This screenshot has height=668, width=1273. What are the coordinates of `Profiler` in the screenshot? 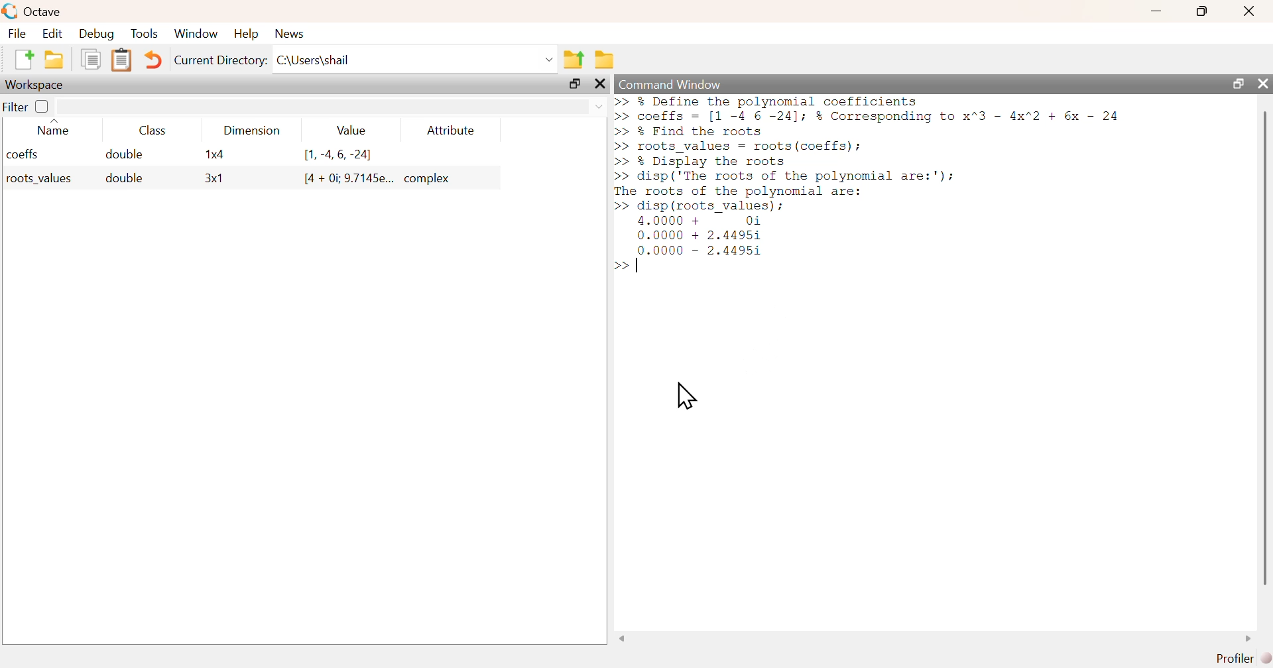 It's located at (1241, 657).